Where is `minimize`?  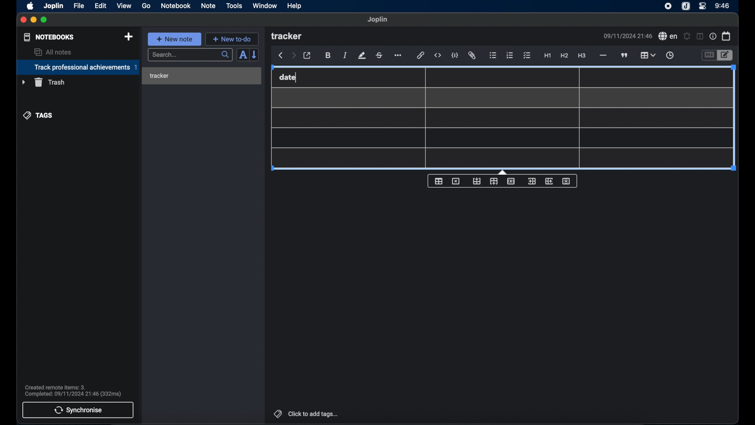 minimize is located at coordinates (34, 20).